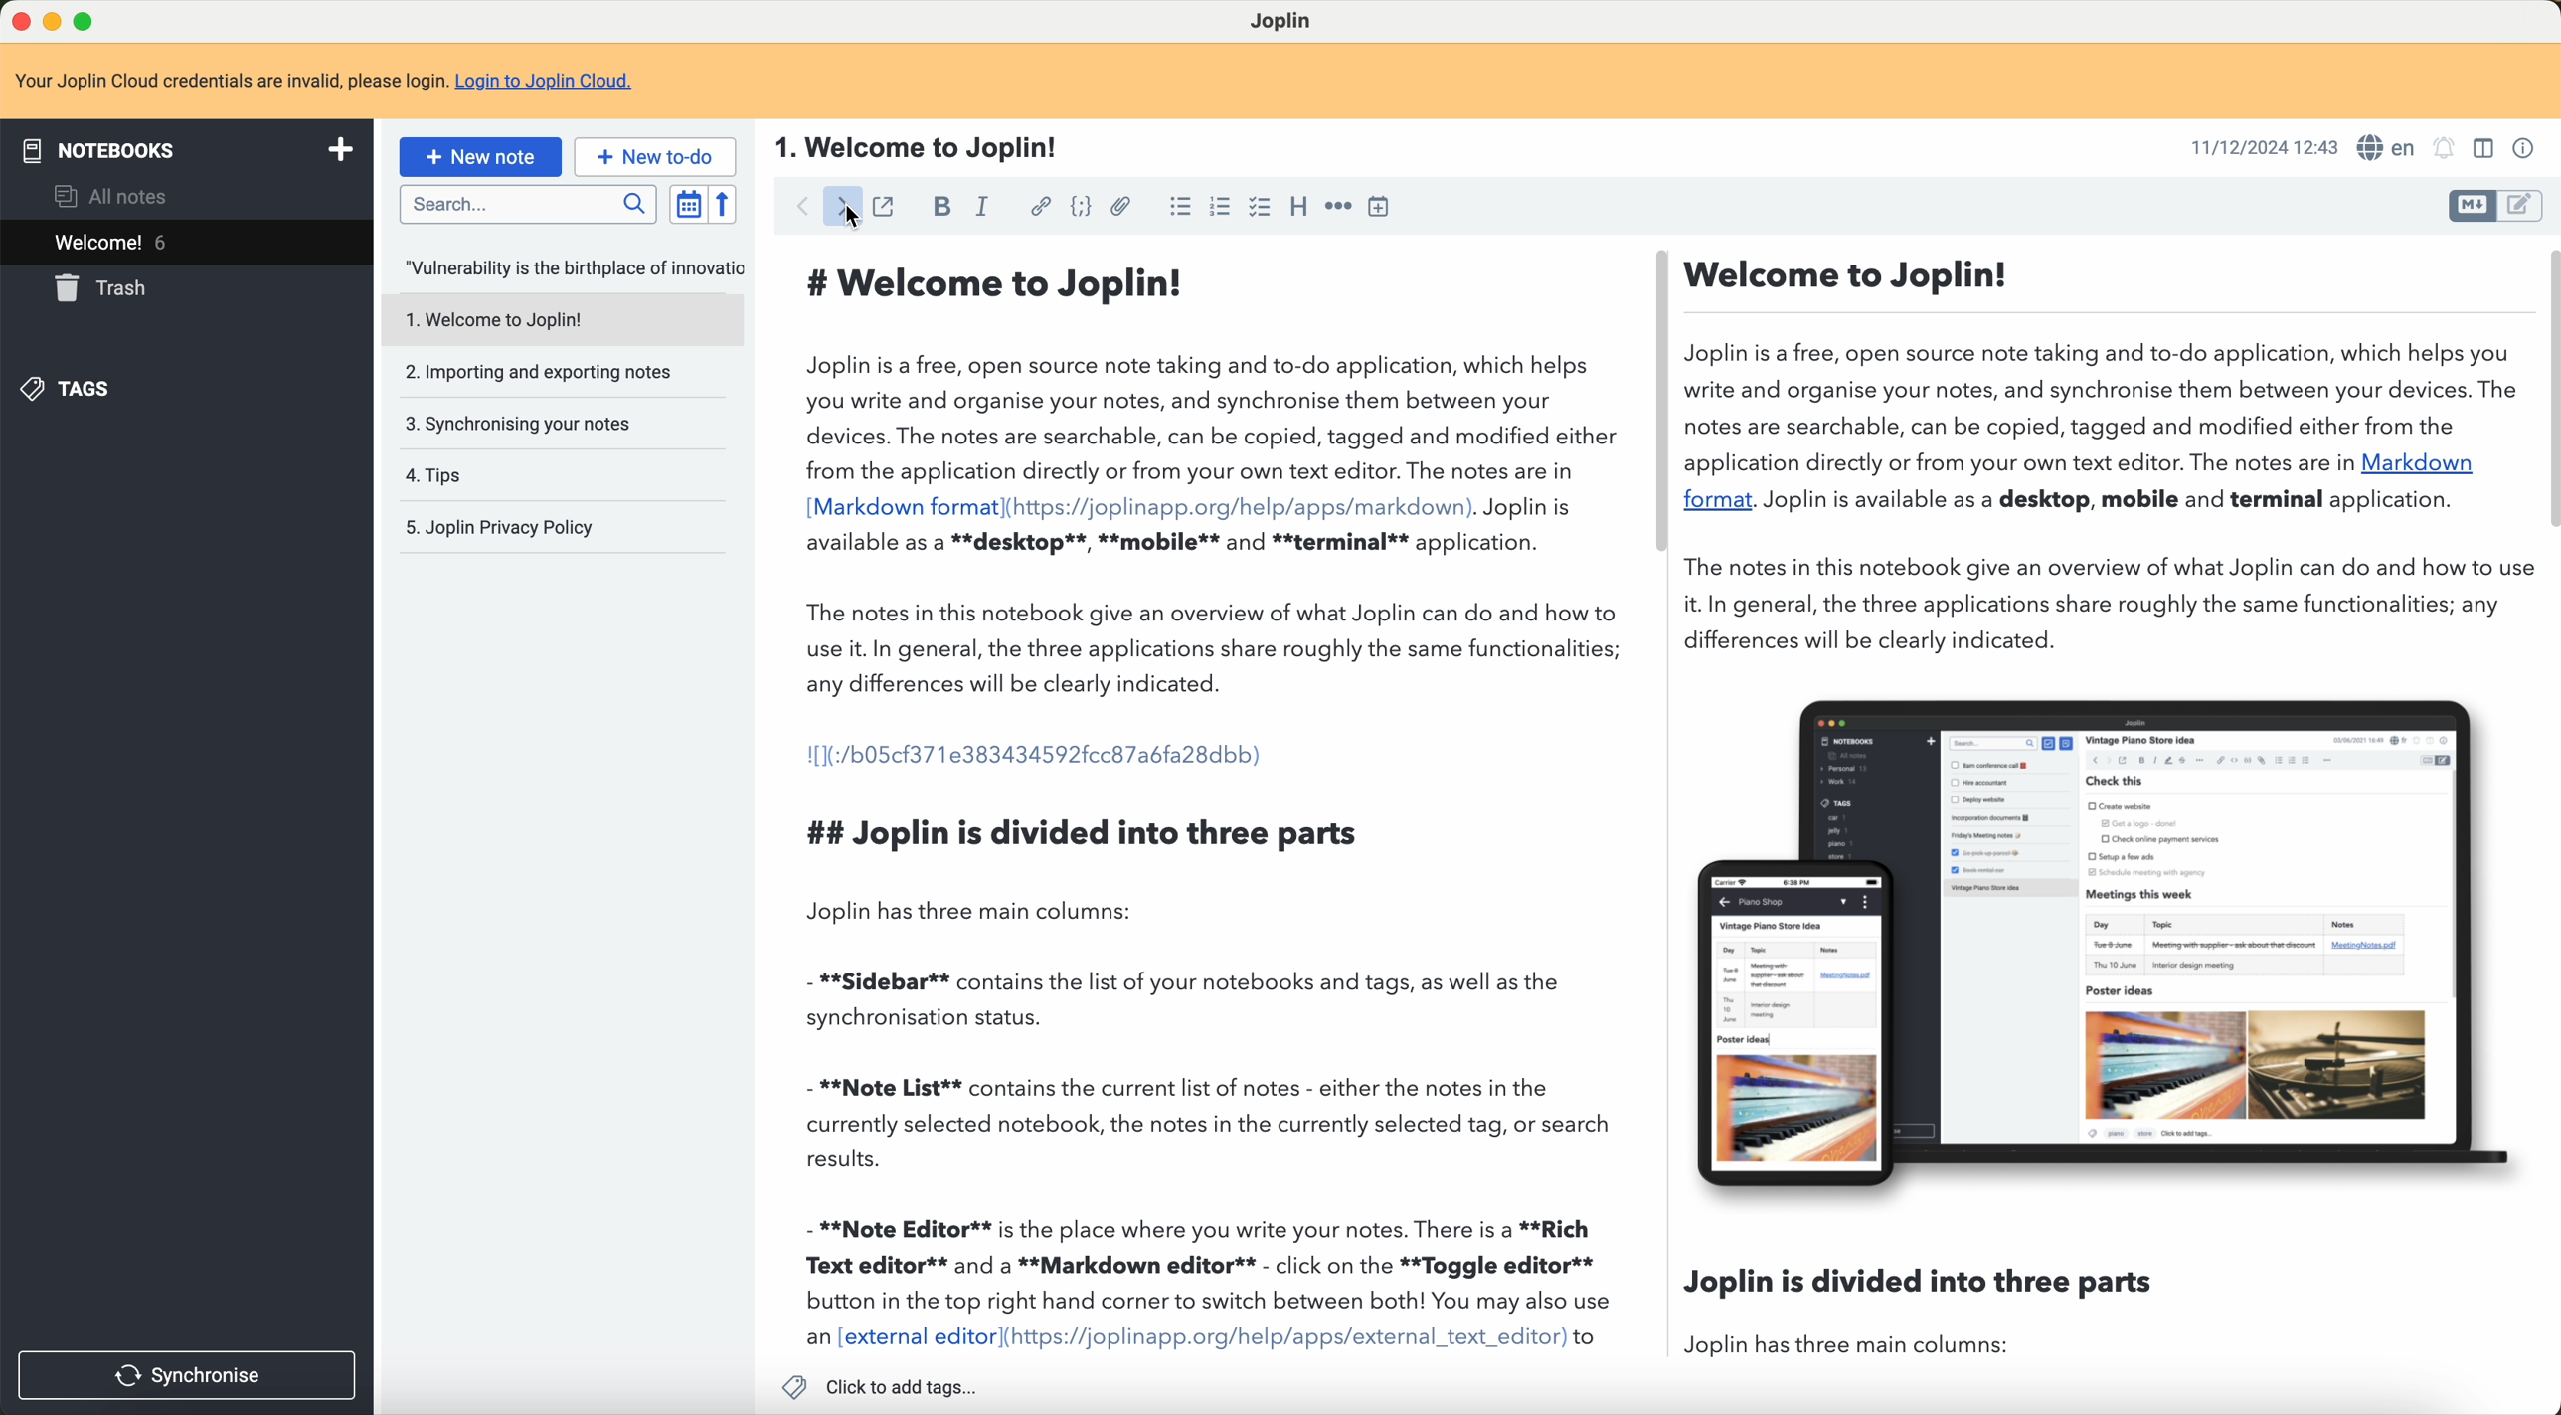 This screenshot has height=1415, width=2561. Describe the element at coordinates (1857, 1351) in the screenshot. I see `Joplin has three main columns:` at that location.